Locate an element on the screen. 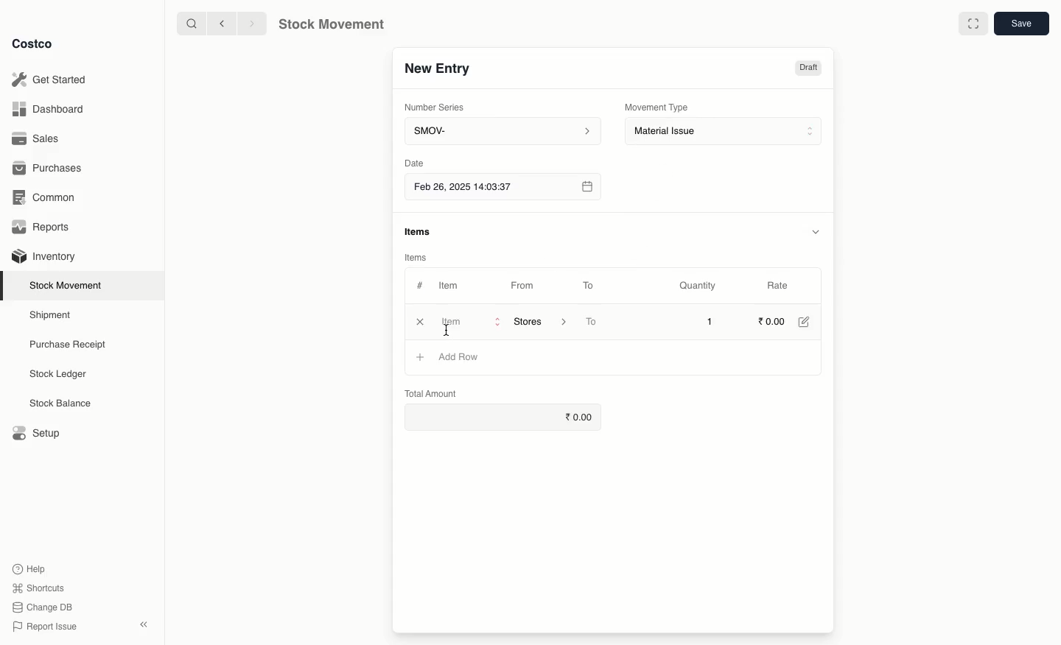  Dashboard is located at coordinates (49, 110).